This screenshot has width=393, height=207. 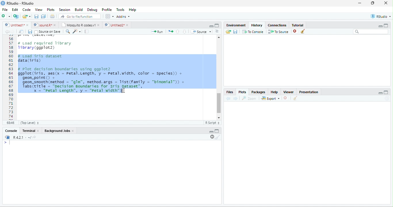 I want to click on Viewer, so click(x=289, y=92).